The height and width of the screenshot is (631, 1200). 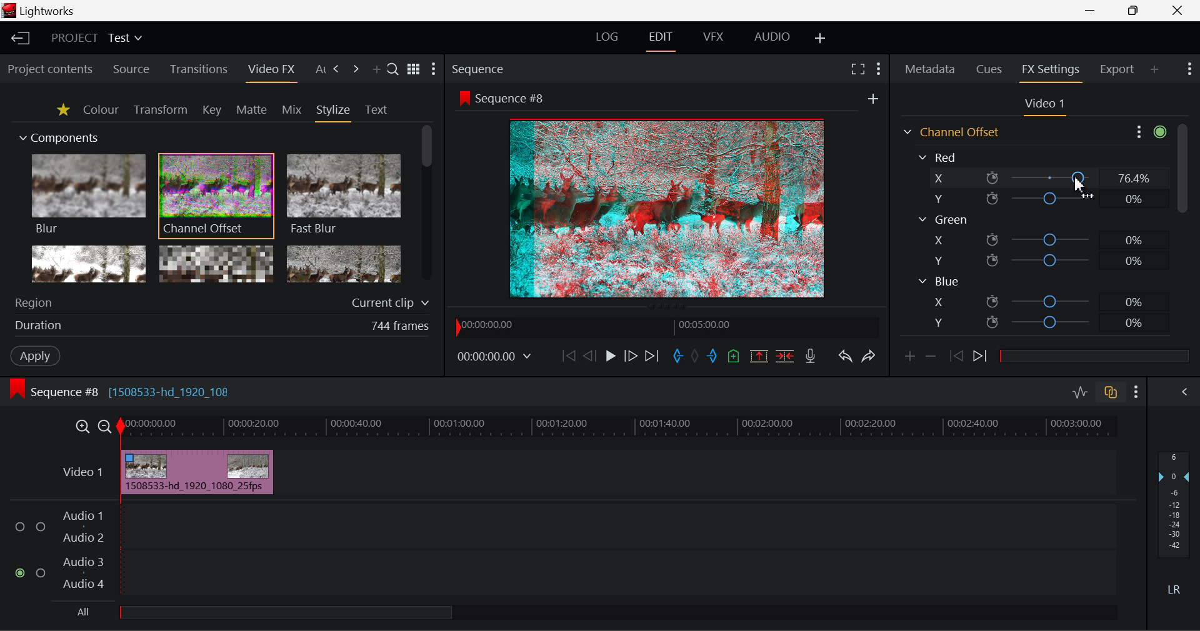 What do you see at coordinates (337, 69) in the screenshot?
I see `Next Tab` at bounding box center [337, 69].